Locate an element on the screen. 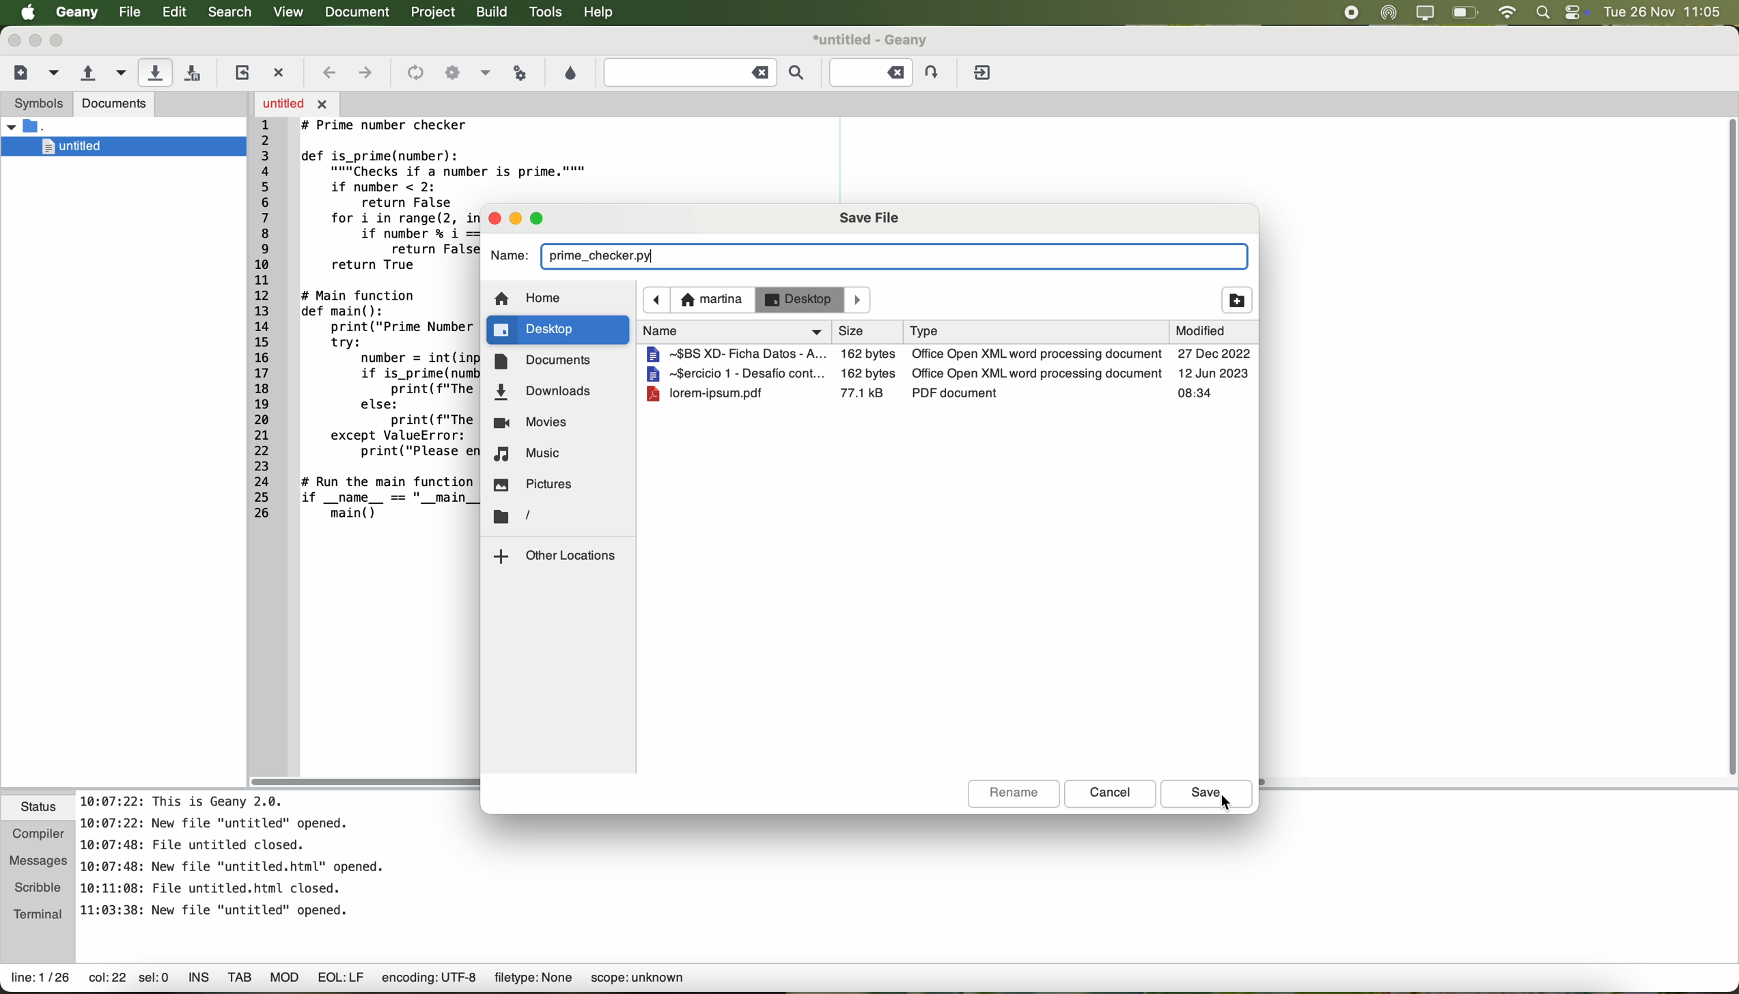 This screenshot has height=994, width=1739. maximize pop-up is located at coordinates (540, 218).